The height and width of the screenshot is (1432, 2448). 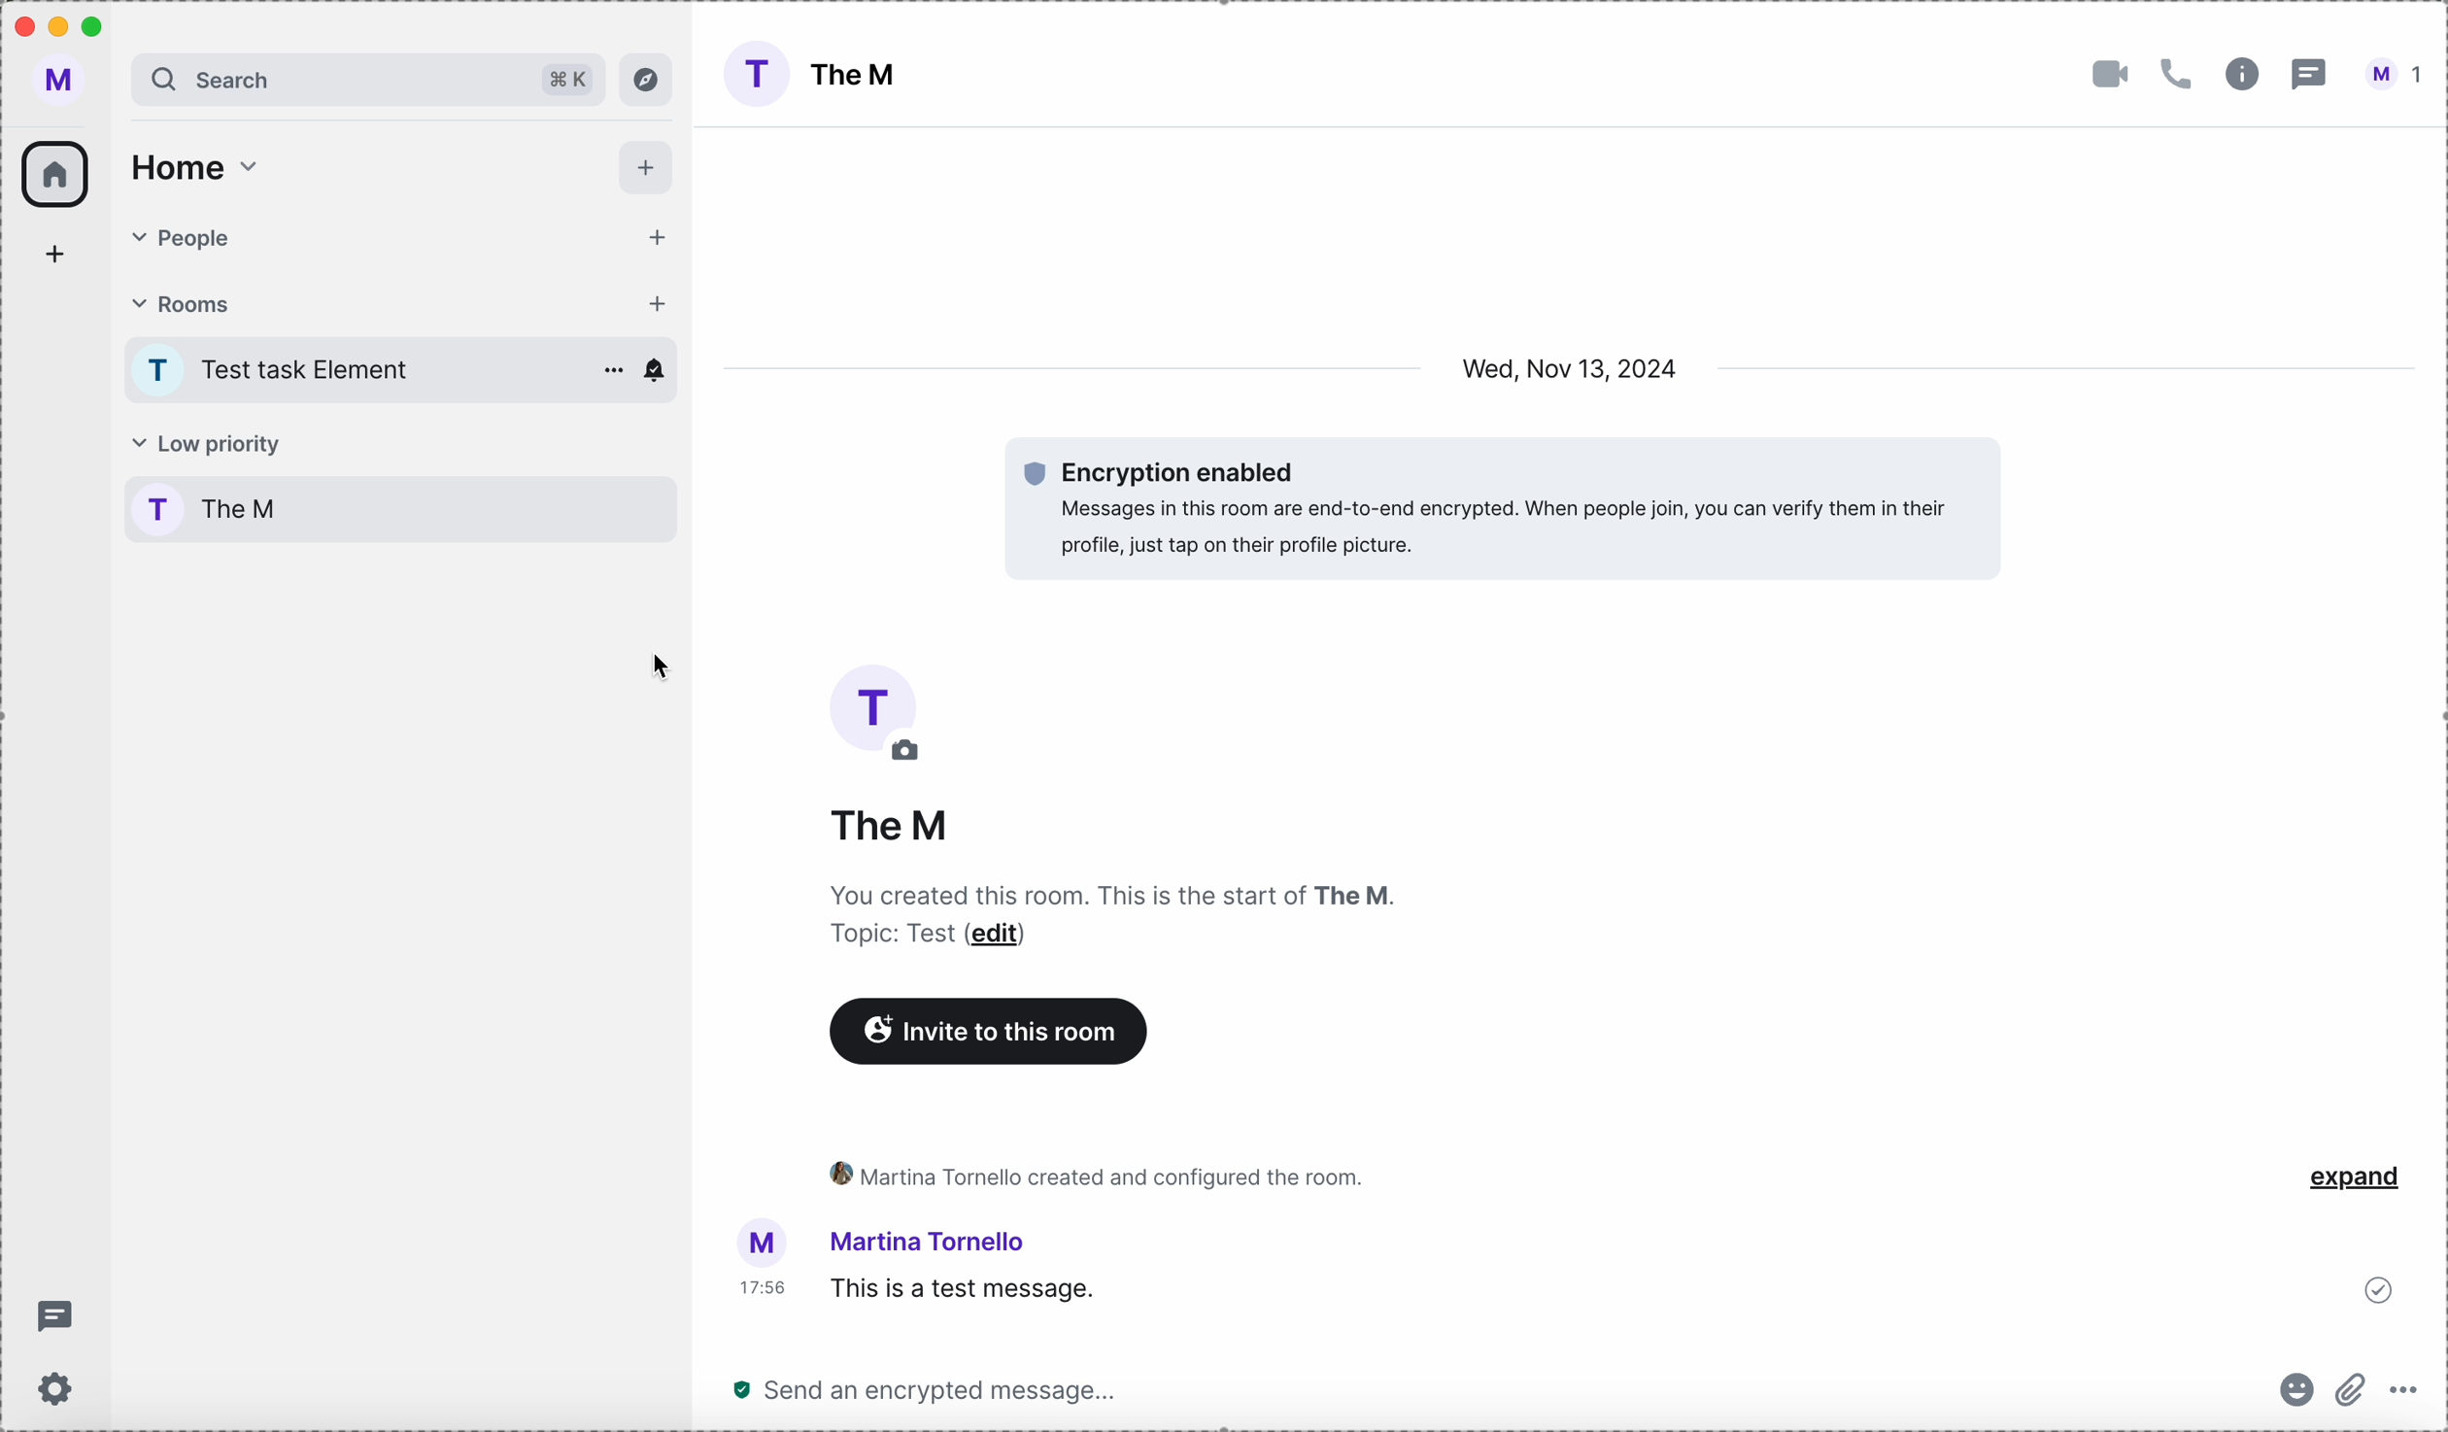 I want to click on The M chat room, so click(x=439, y=516).